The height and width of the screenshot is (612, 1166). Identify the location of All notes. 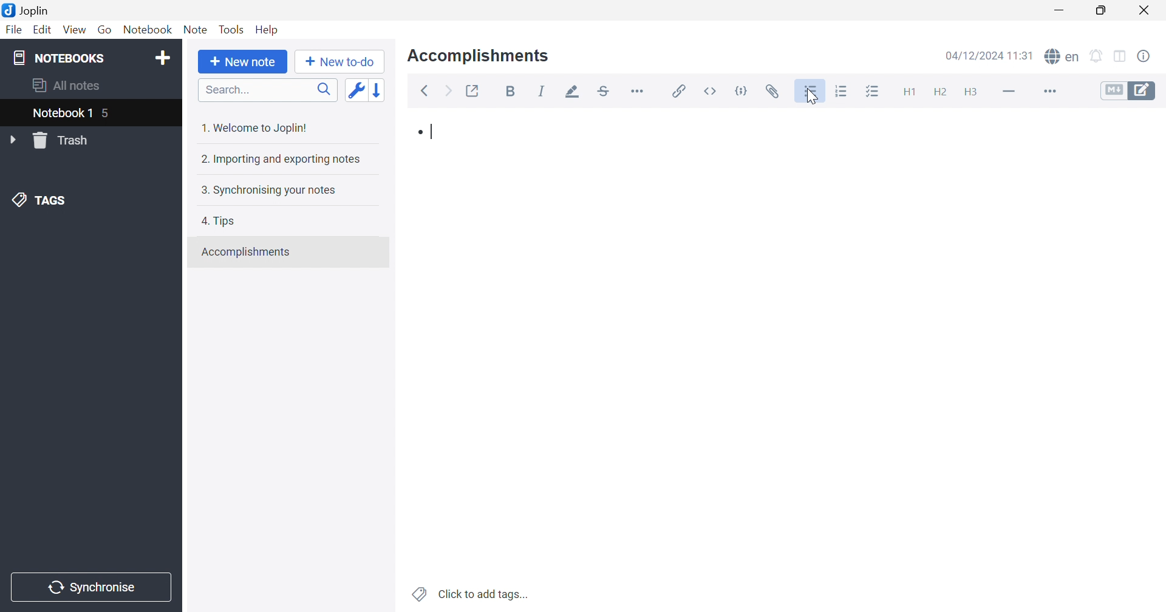
(64, 86).